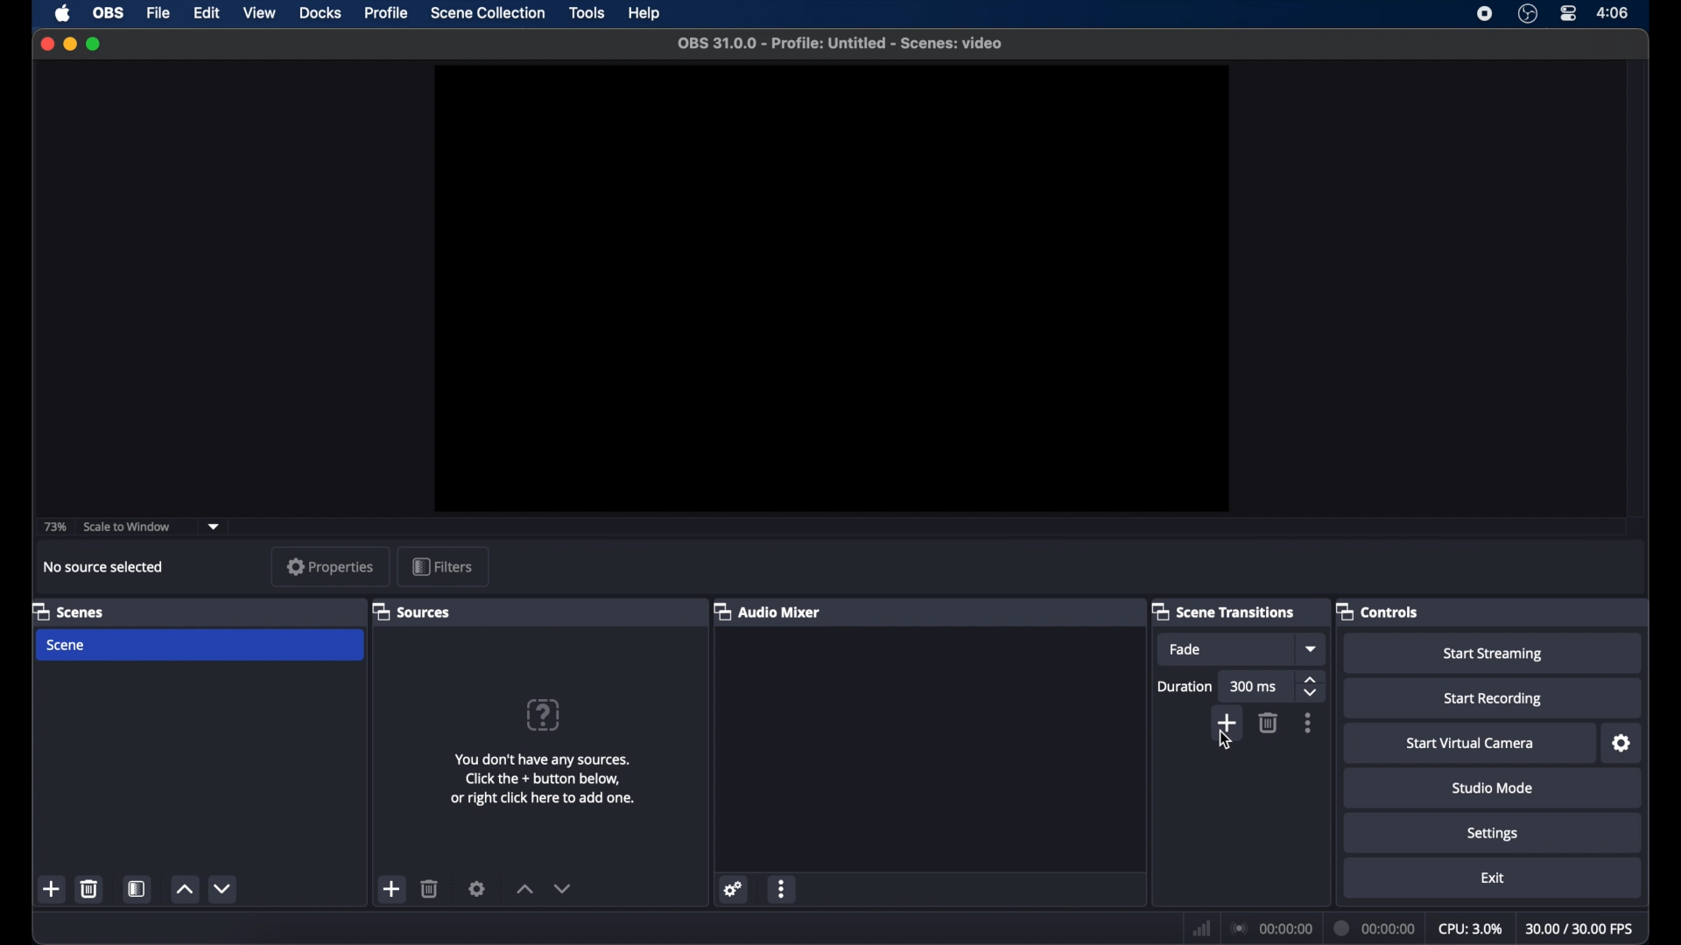  What do you see at coordinates (1309, 723) in the screenshot?
I see `moreoptions` at bounding box center [1309, 723].